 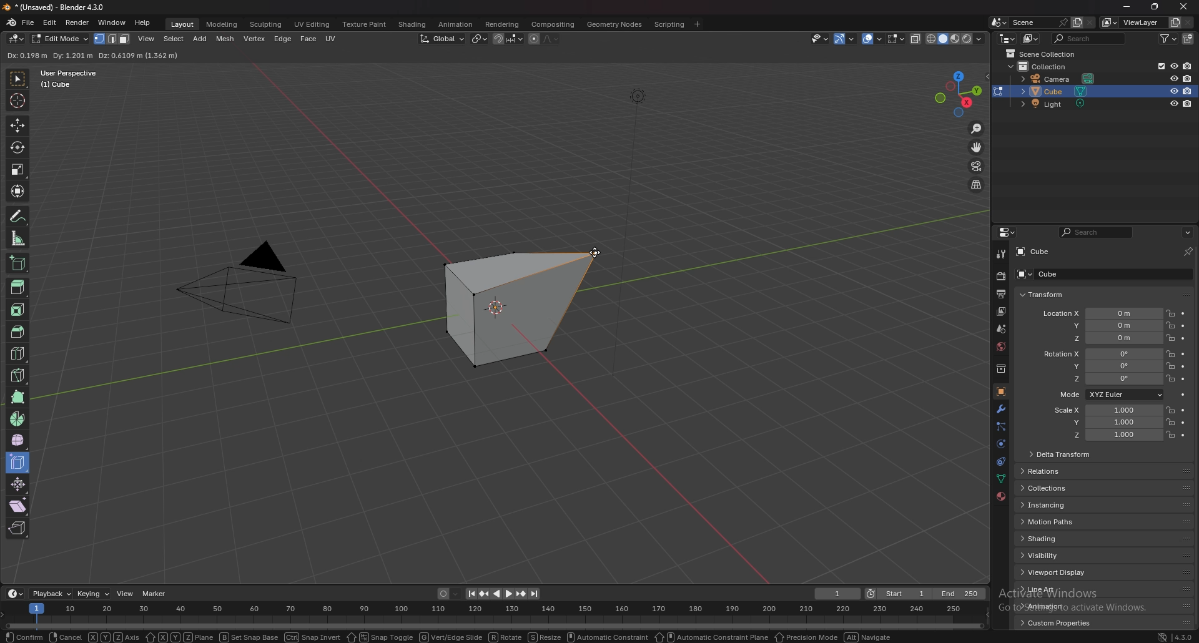 I want to click on location y, so click(x=1106, y=325).